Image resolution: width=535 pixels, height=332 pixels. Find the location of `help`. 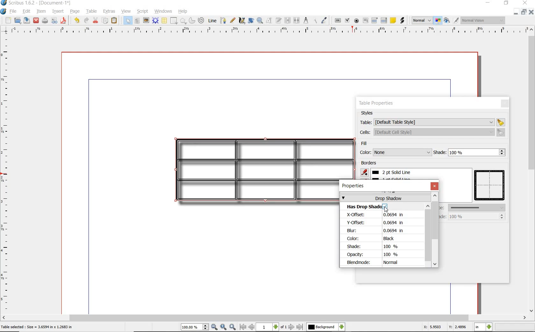

help is located at coordinates (182, 12).